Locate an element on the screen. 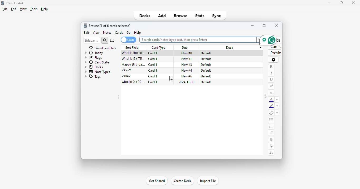  2x8=? is located at coordinates (127, 76).